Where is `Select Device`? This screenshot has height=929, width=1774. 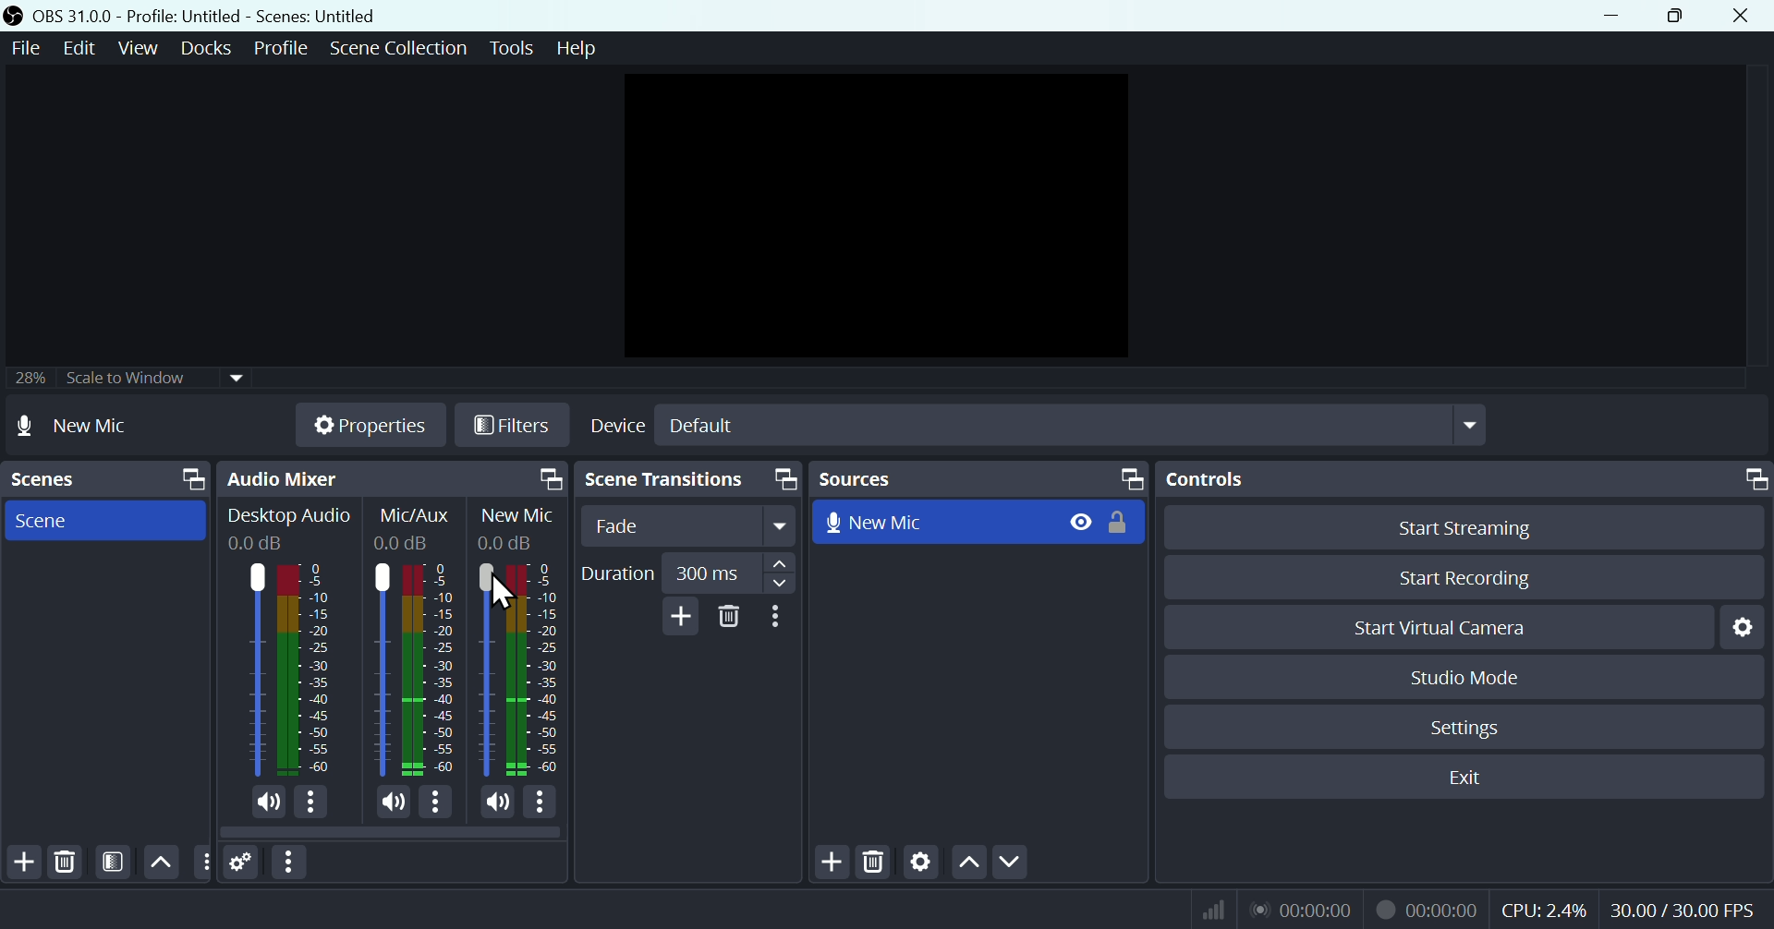
Select Device is located at coordinates (1035, 425).